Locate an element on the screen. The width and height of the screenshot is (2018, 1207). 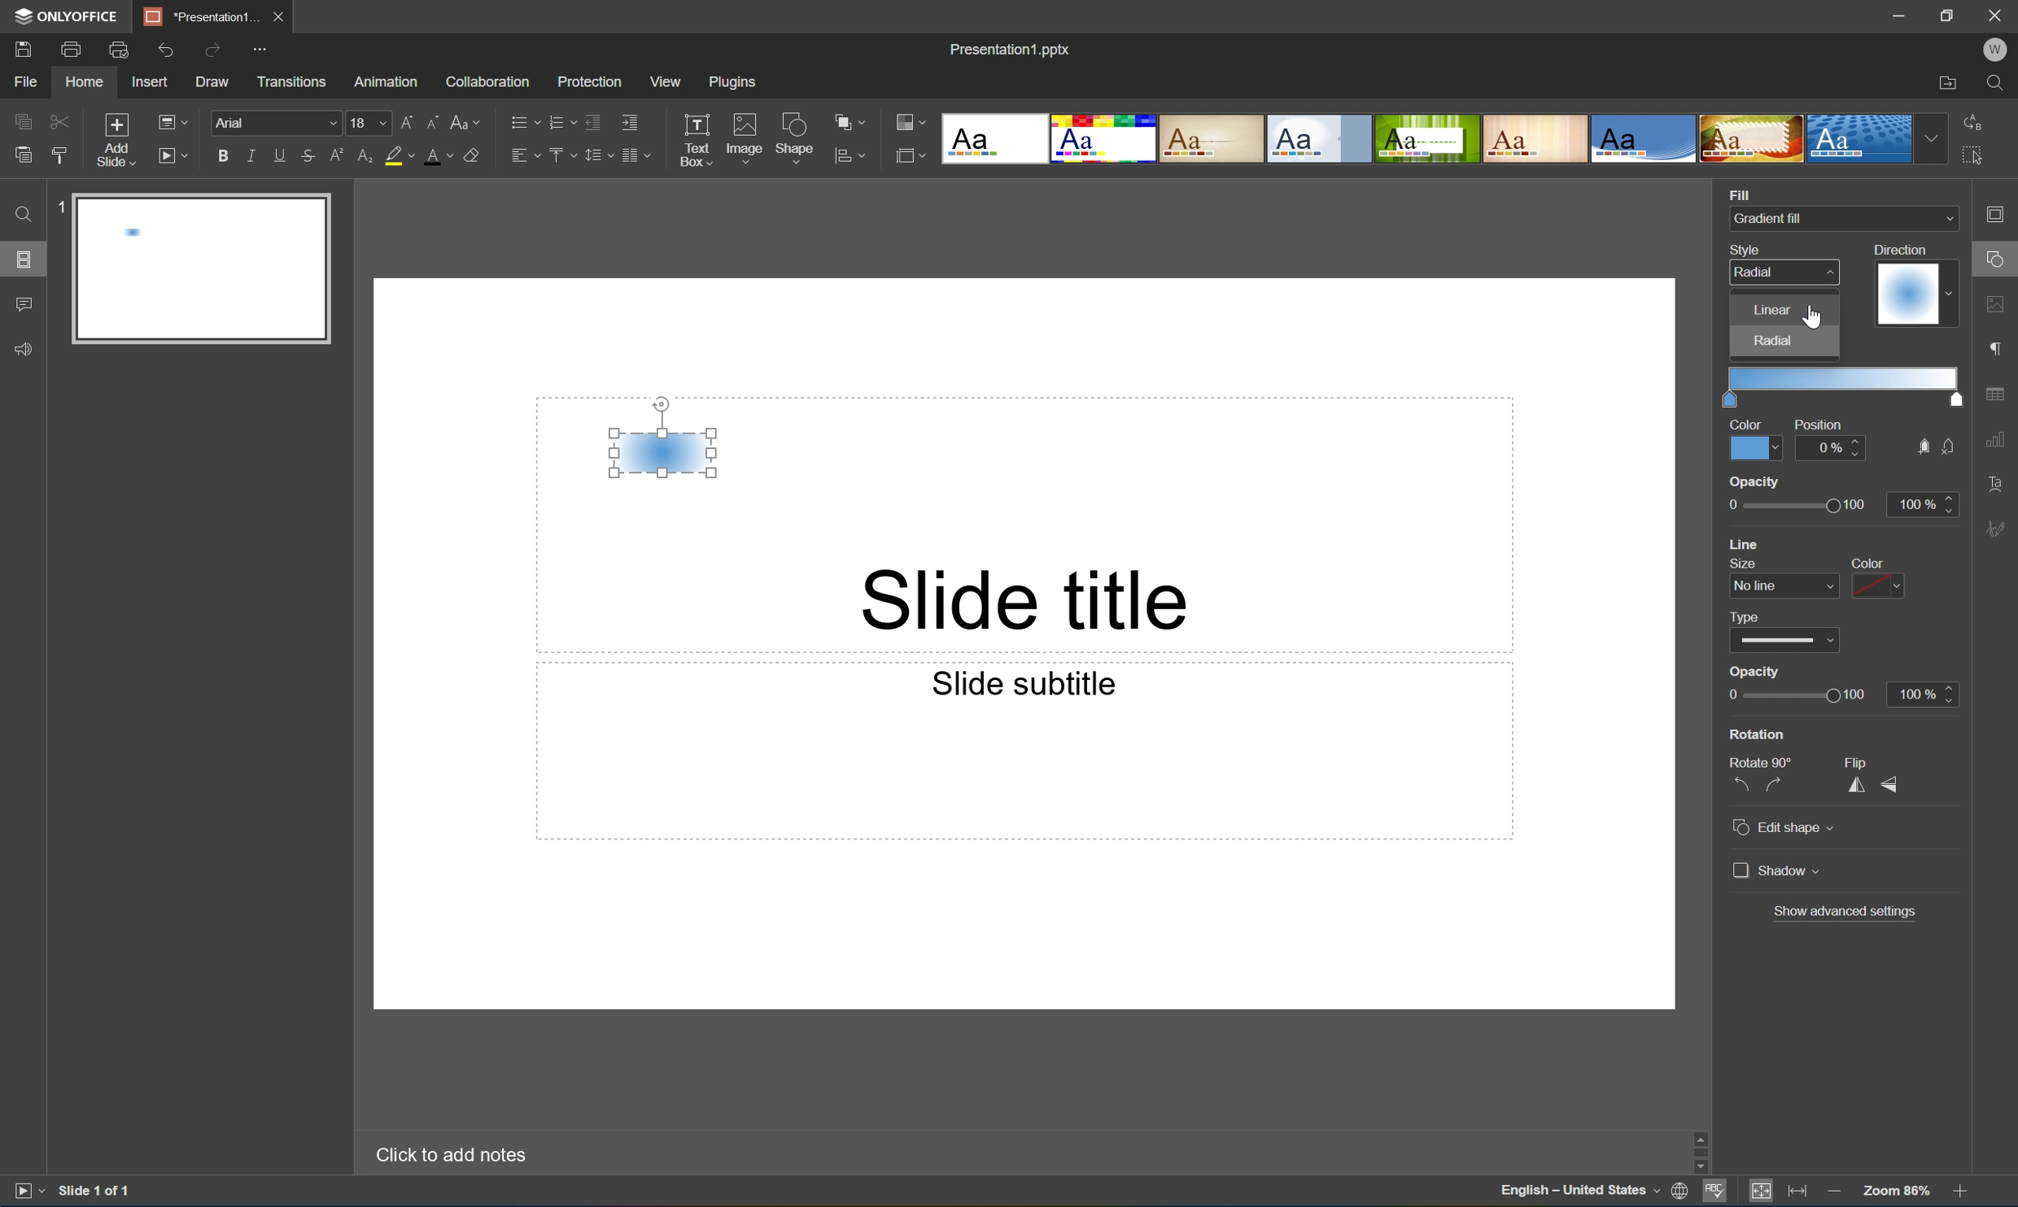
Line spacing is located at coordinates (596, 155).